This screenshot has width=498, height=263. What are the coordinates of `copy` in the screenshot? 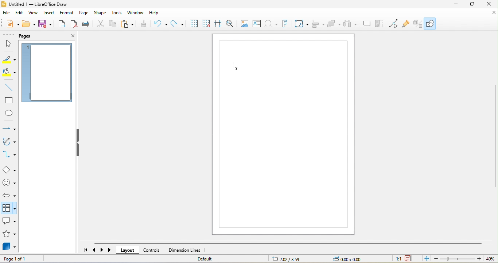 It's located at (113, 25).